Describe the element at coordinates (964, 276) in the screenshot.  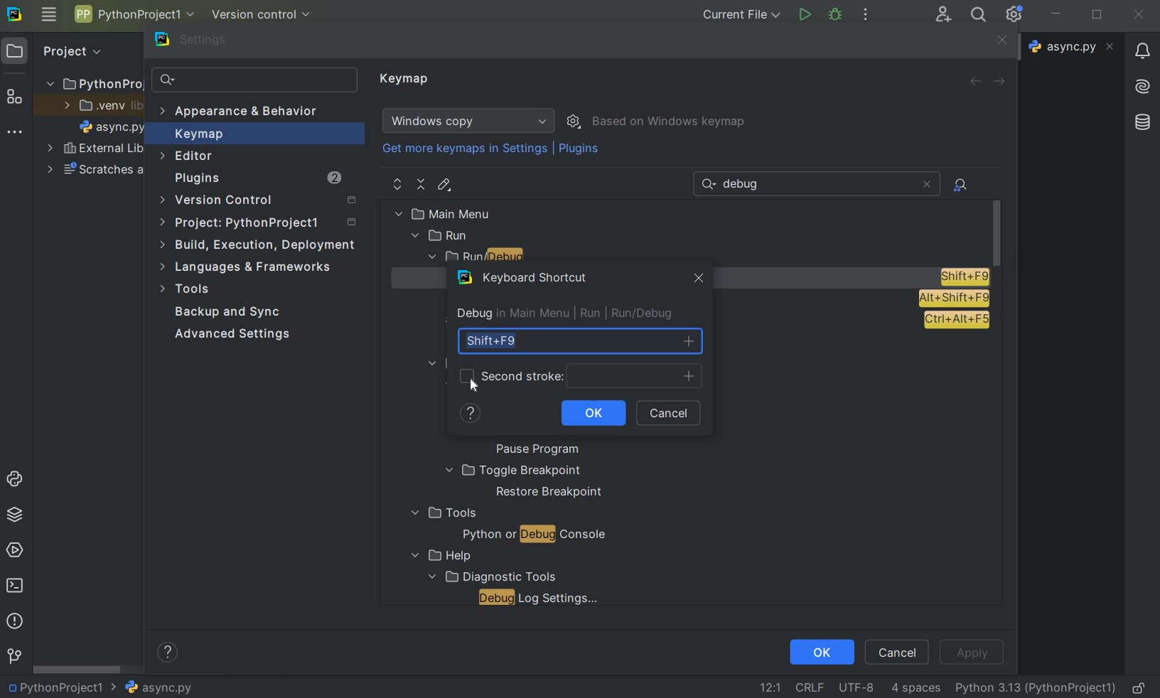
I see `Shift+F9` at that location.